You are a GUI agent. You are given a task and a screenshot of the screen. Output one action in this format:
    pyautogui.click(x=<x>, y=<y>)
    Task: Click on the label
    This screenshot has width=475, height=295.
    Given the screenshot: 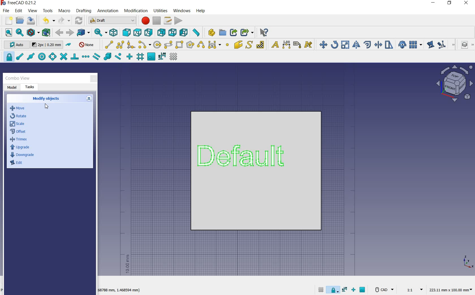 What is the action you would take?
    pyautogui.click(x=297, y=44)
    